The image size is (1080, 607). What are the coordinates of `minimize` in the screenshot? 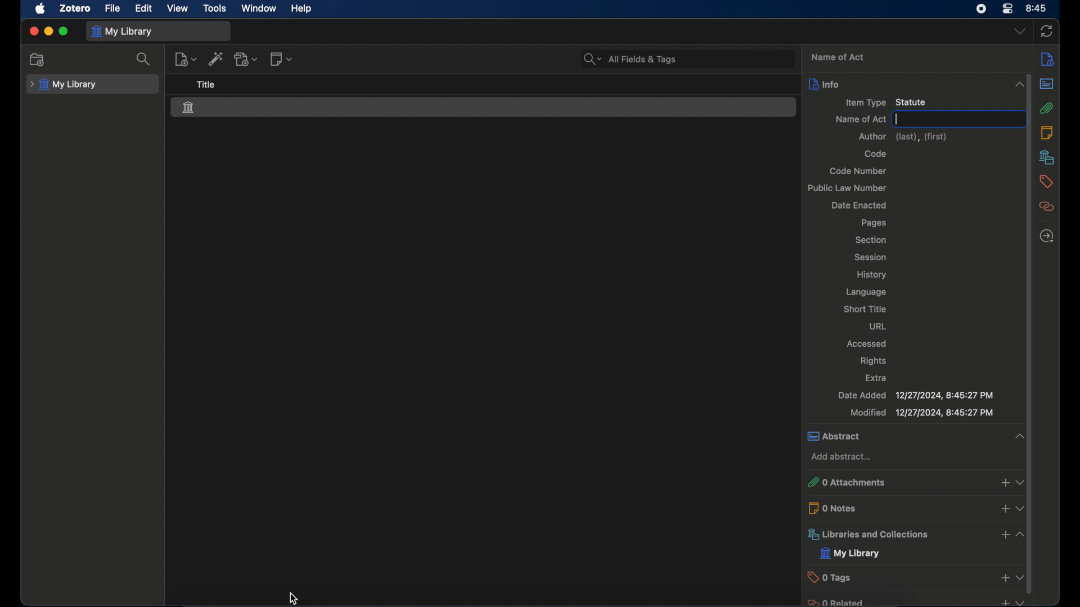 It's located at (48, 31).